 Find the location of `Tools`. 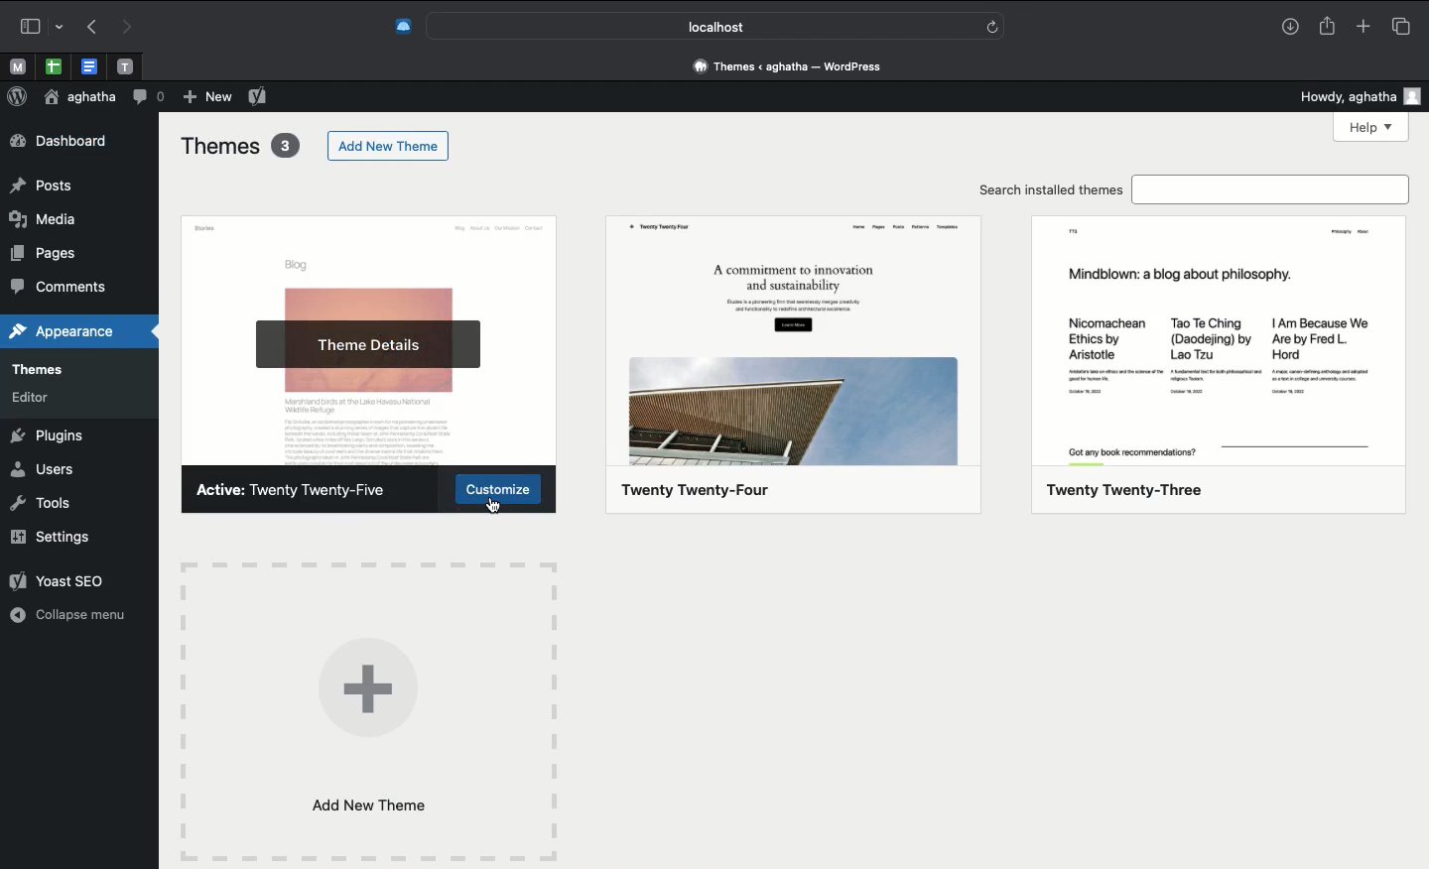

Tools is located at coordinates (41, 504).